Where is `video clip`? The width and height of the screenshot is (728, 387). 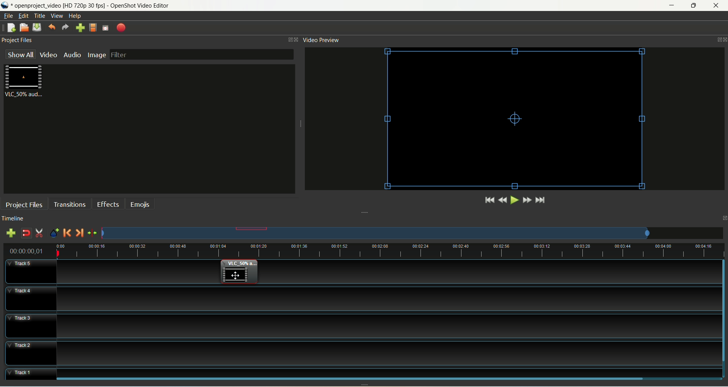 video clip is located at coordinates (238, 272).